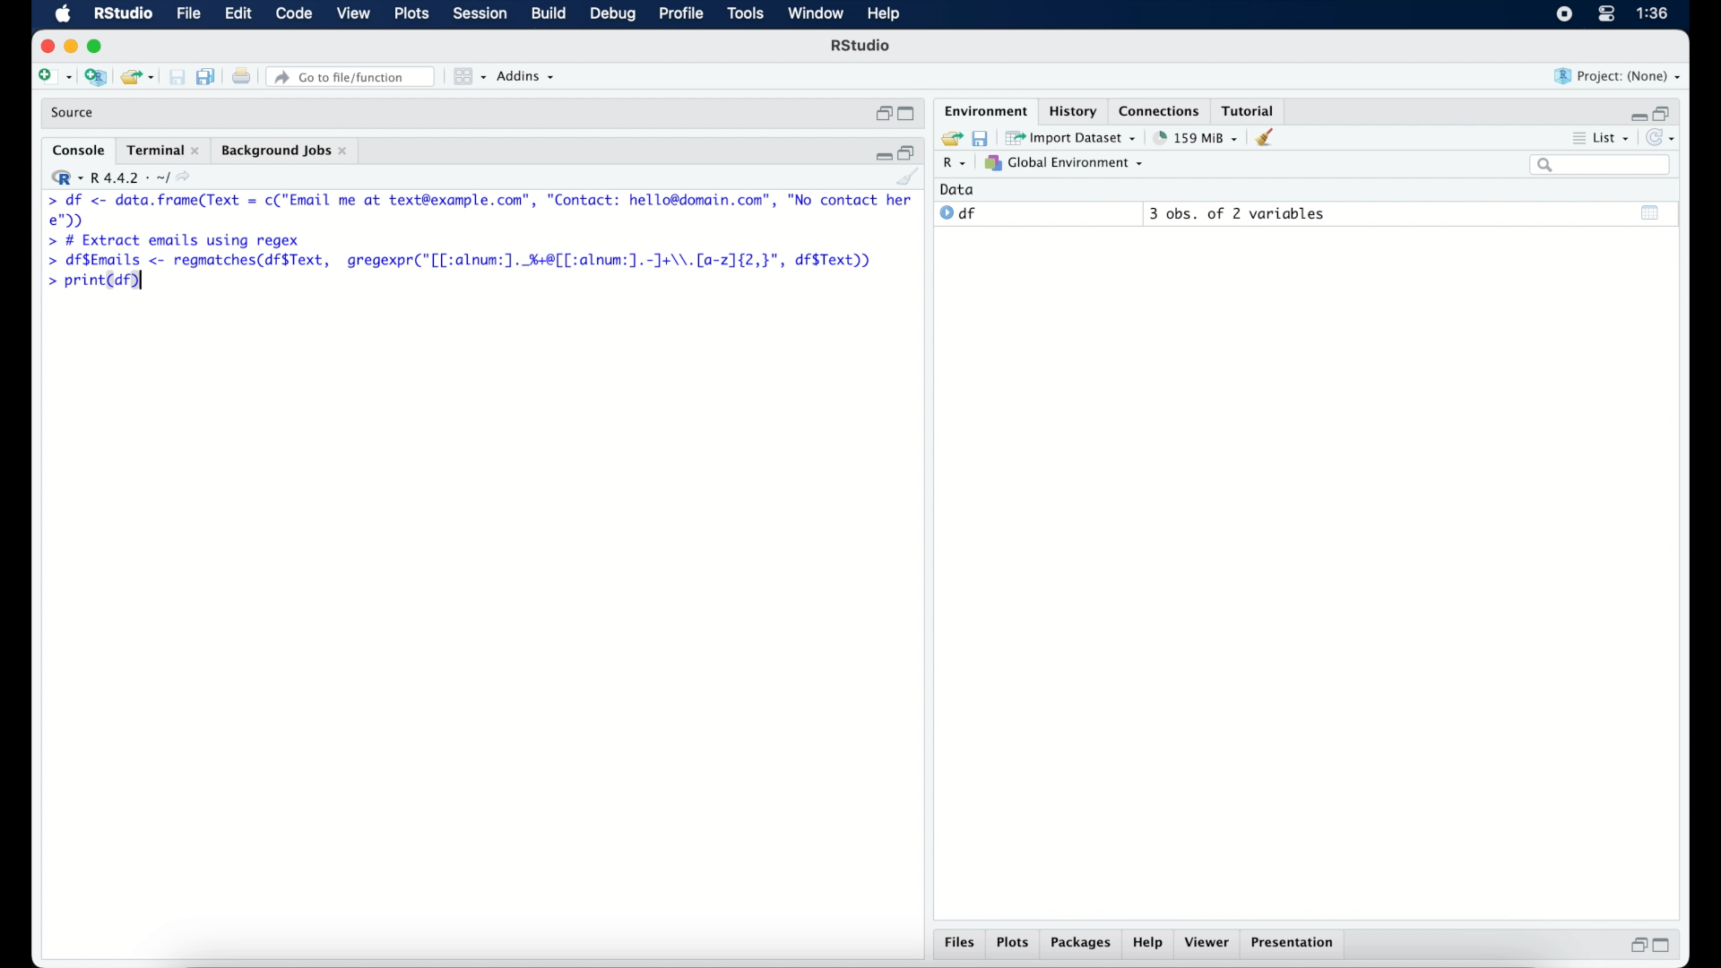 The image size is (1721, 968). What do you see at coordinates (1268, 138) in the screenshot?
I see `clear console` at bounding box center [1268, 138].